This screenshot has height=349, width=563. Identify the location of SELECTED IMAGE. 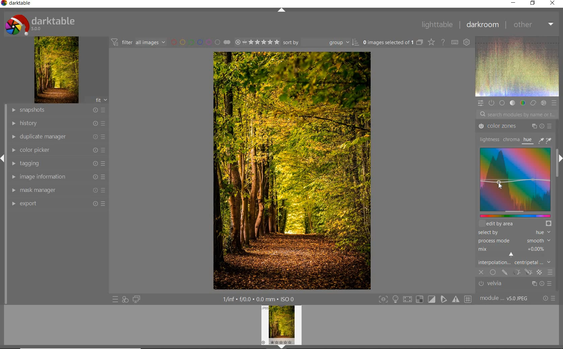
(388, 43).